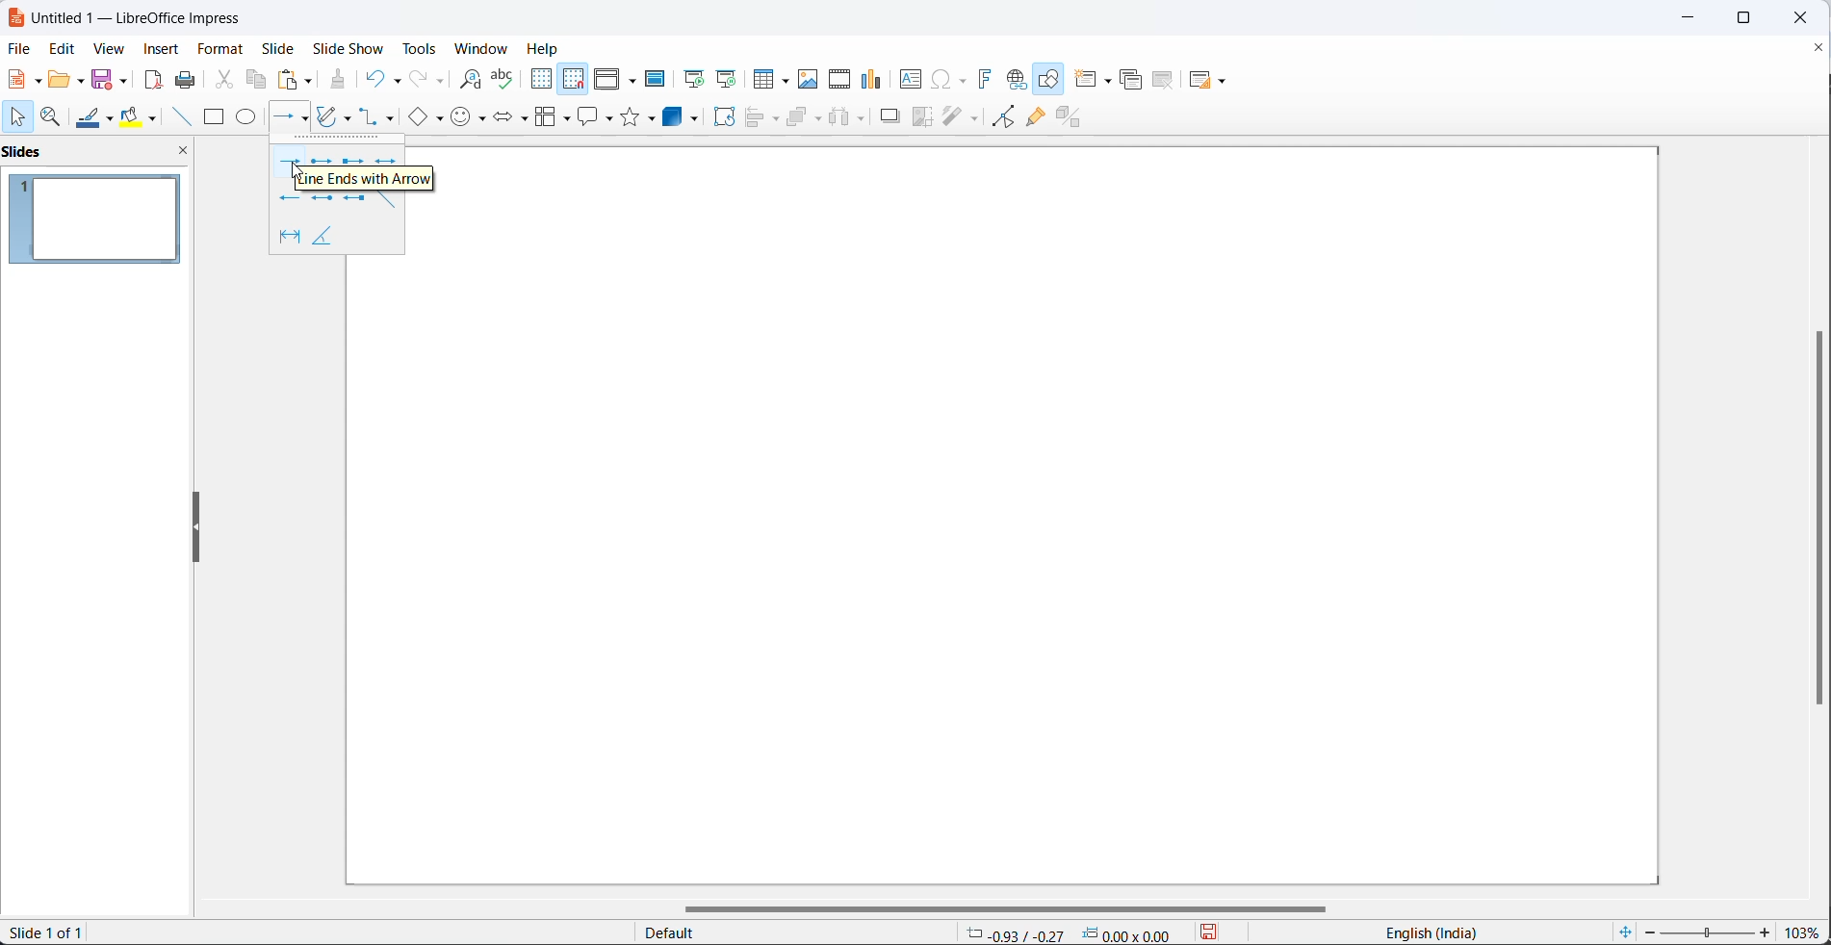  Describe the element at coordinates (1096, 79) in the screenshot. I see `new slide ` at that location.